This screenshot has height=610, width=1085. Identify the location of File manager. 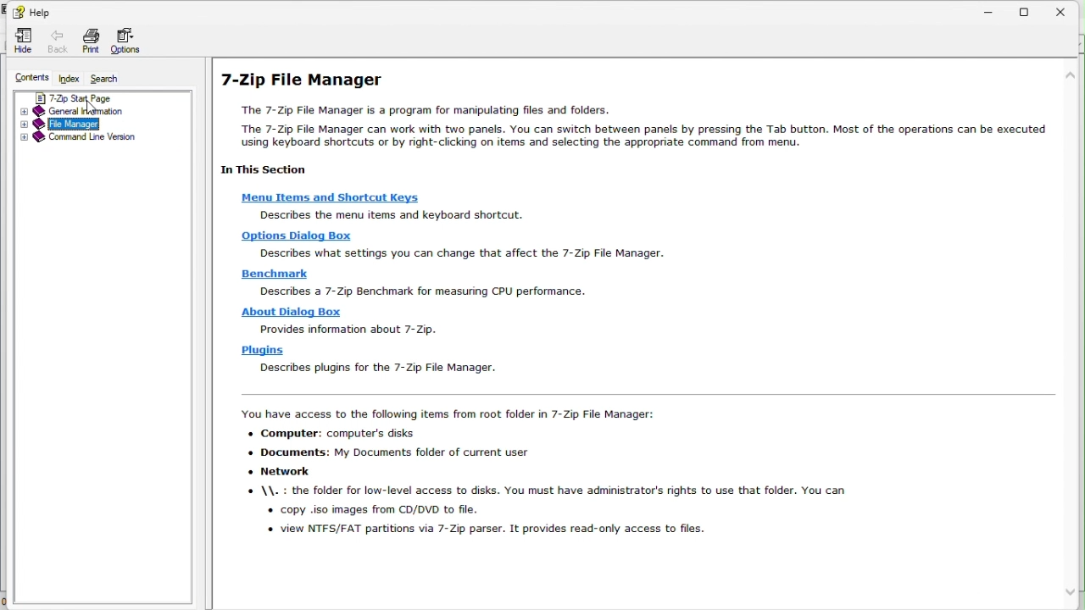
(96, 125).